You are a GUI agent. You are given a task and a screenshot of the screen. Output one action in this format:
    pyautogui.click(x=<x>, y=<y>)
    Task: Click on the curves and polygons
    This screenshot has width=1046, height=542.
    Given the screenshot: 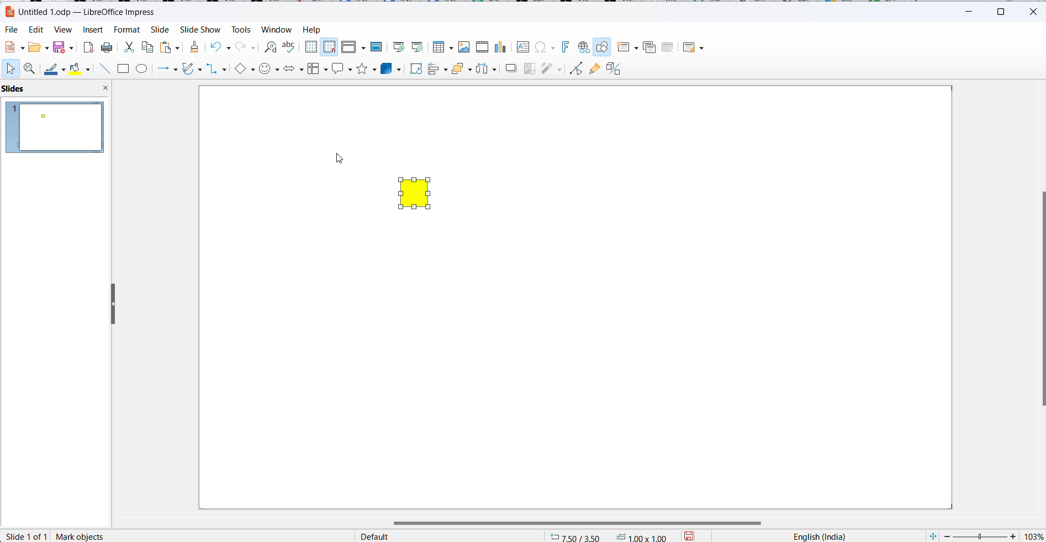 What is the action you would take?
    pyautogui.click(x=191, y=70)
    